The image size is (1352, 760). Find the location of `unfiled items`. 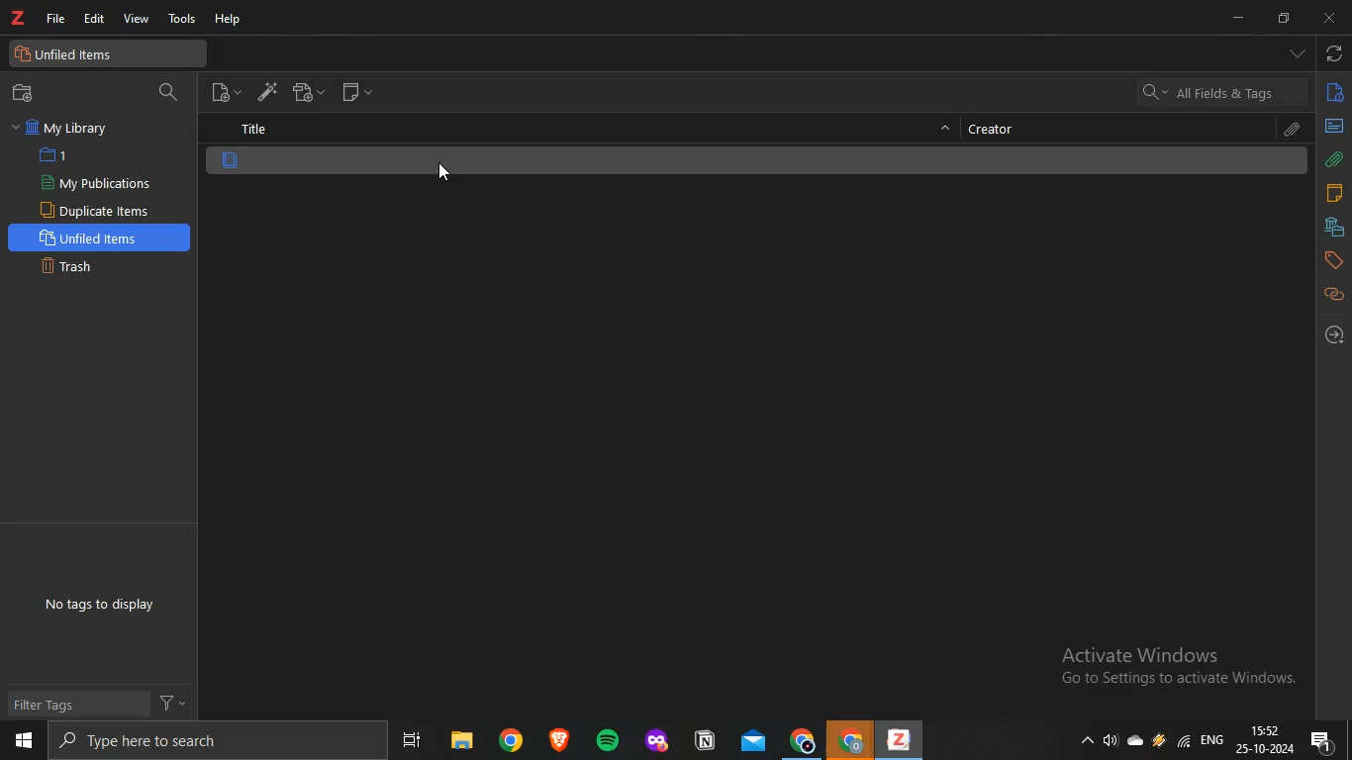

unfiled items is located at coordinates (70, 54).